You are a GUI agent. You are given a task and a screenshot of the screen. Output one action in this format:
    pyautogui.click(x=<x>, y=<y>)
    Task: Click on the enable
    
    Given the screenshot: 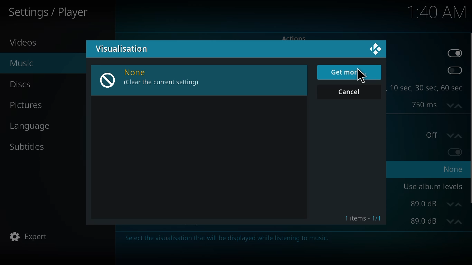 What is the action you would take?
    pyautogui.click(x=455, y=151)
    